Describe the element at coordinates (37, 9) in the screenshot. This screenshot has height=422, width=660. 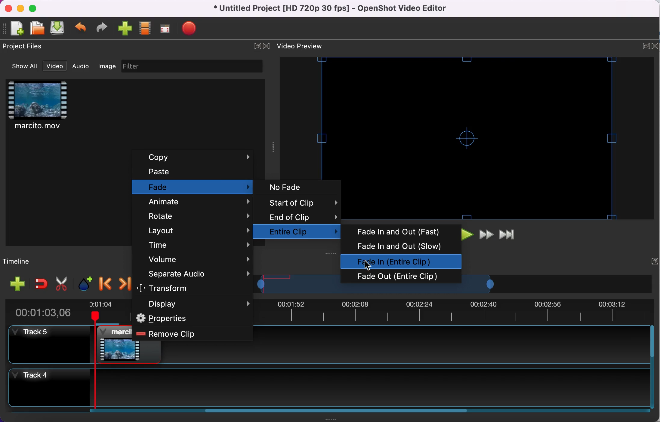
I see `maximize` at that location.